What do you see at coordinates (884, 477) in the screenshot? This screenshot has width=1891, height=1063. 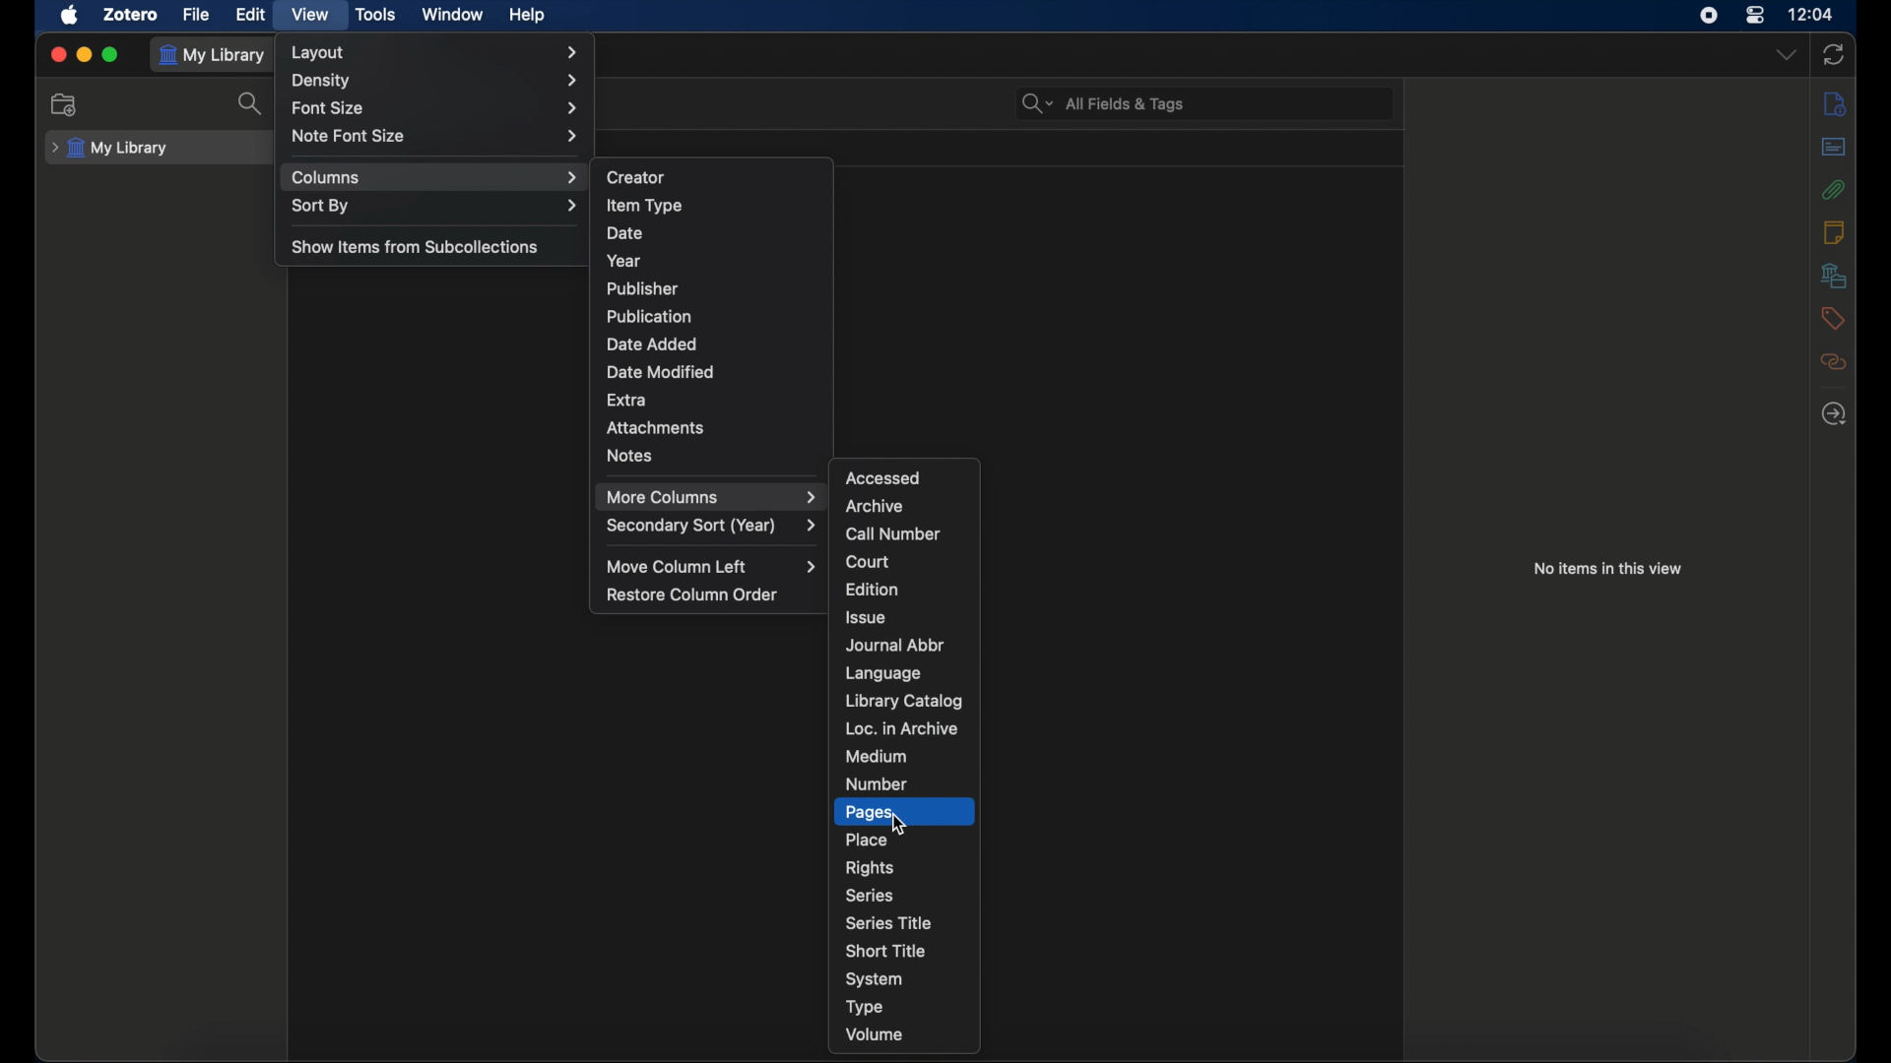 I see `accessed` at bounding box center [884, 477].